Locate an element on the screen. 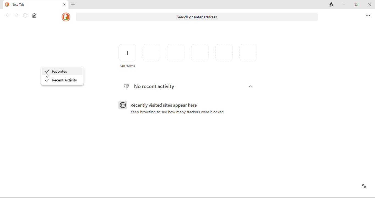  checkbox enable is located at coordinates (48, 80).